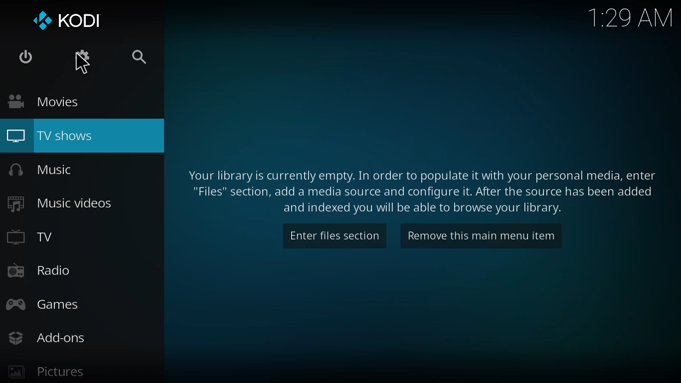  Describe the element at coordinates (481, 237) in the screenshot. I see `remove this main menu item` at that location.